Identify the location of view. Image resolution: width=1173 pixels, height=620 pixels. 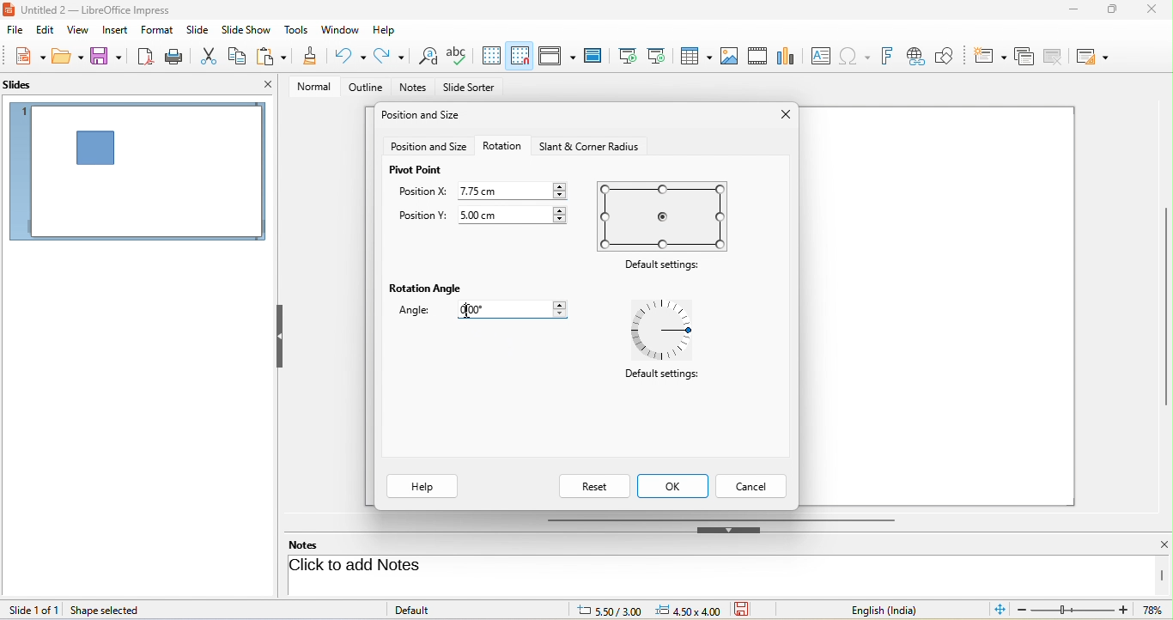
(76, 29).